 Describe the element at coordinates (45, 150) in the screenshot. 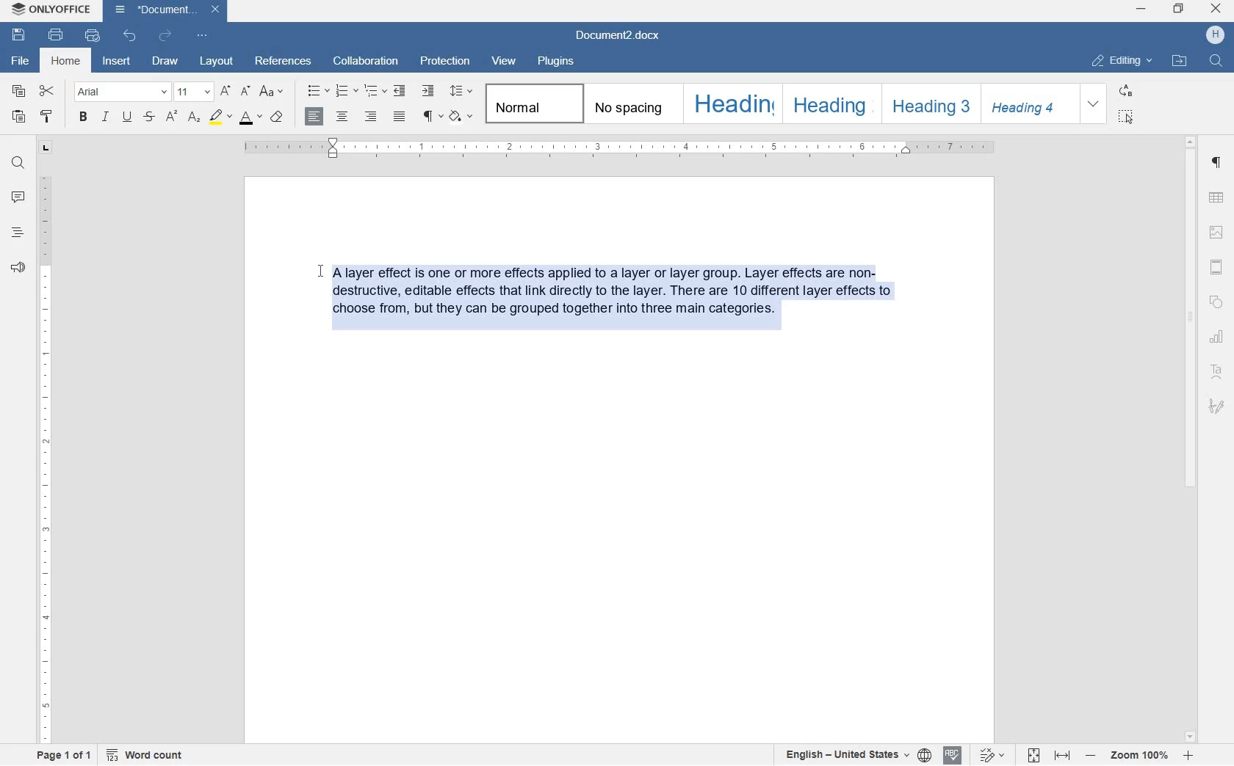

I see `tab stop` at that location.